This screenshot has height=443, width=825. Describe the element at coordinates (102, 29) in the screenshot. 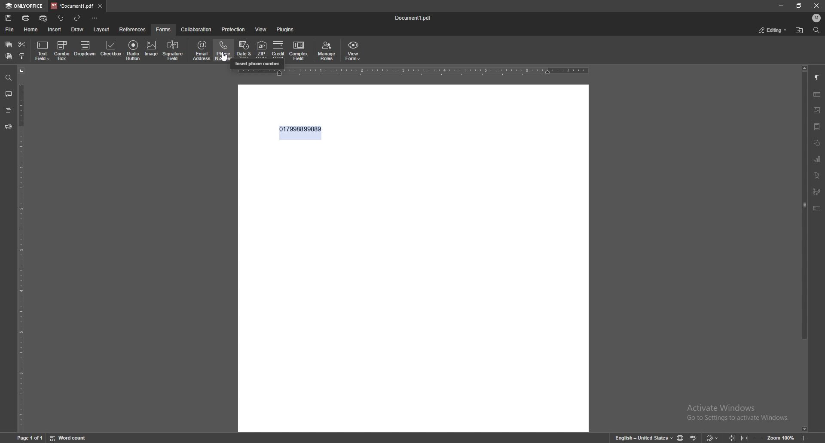

I see `layout` at that location.